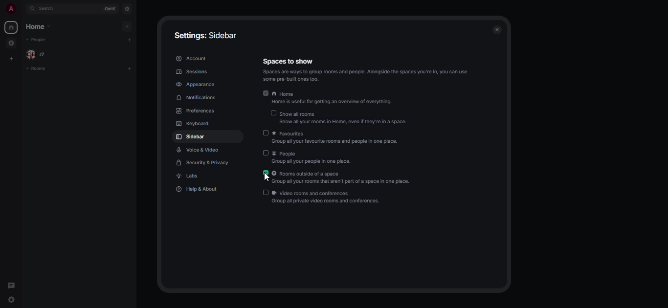 This screenshot has height=308, width=668. Describe the element at coordinates (199, 150) in the screenshot. I see `voice & video` at that location.